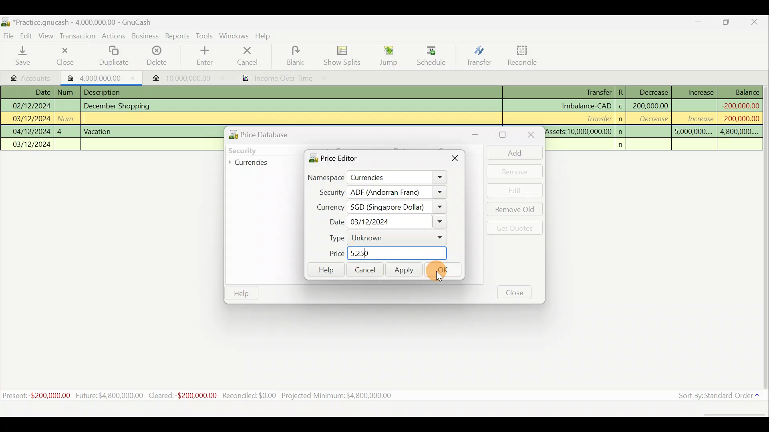 This screenshot has width=769, height=432. What do you see at coordinates (456, 160) in the screenshot?
I see `Close` at bounding box center [456, 160].